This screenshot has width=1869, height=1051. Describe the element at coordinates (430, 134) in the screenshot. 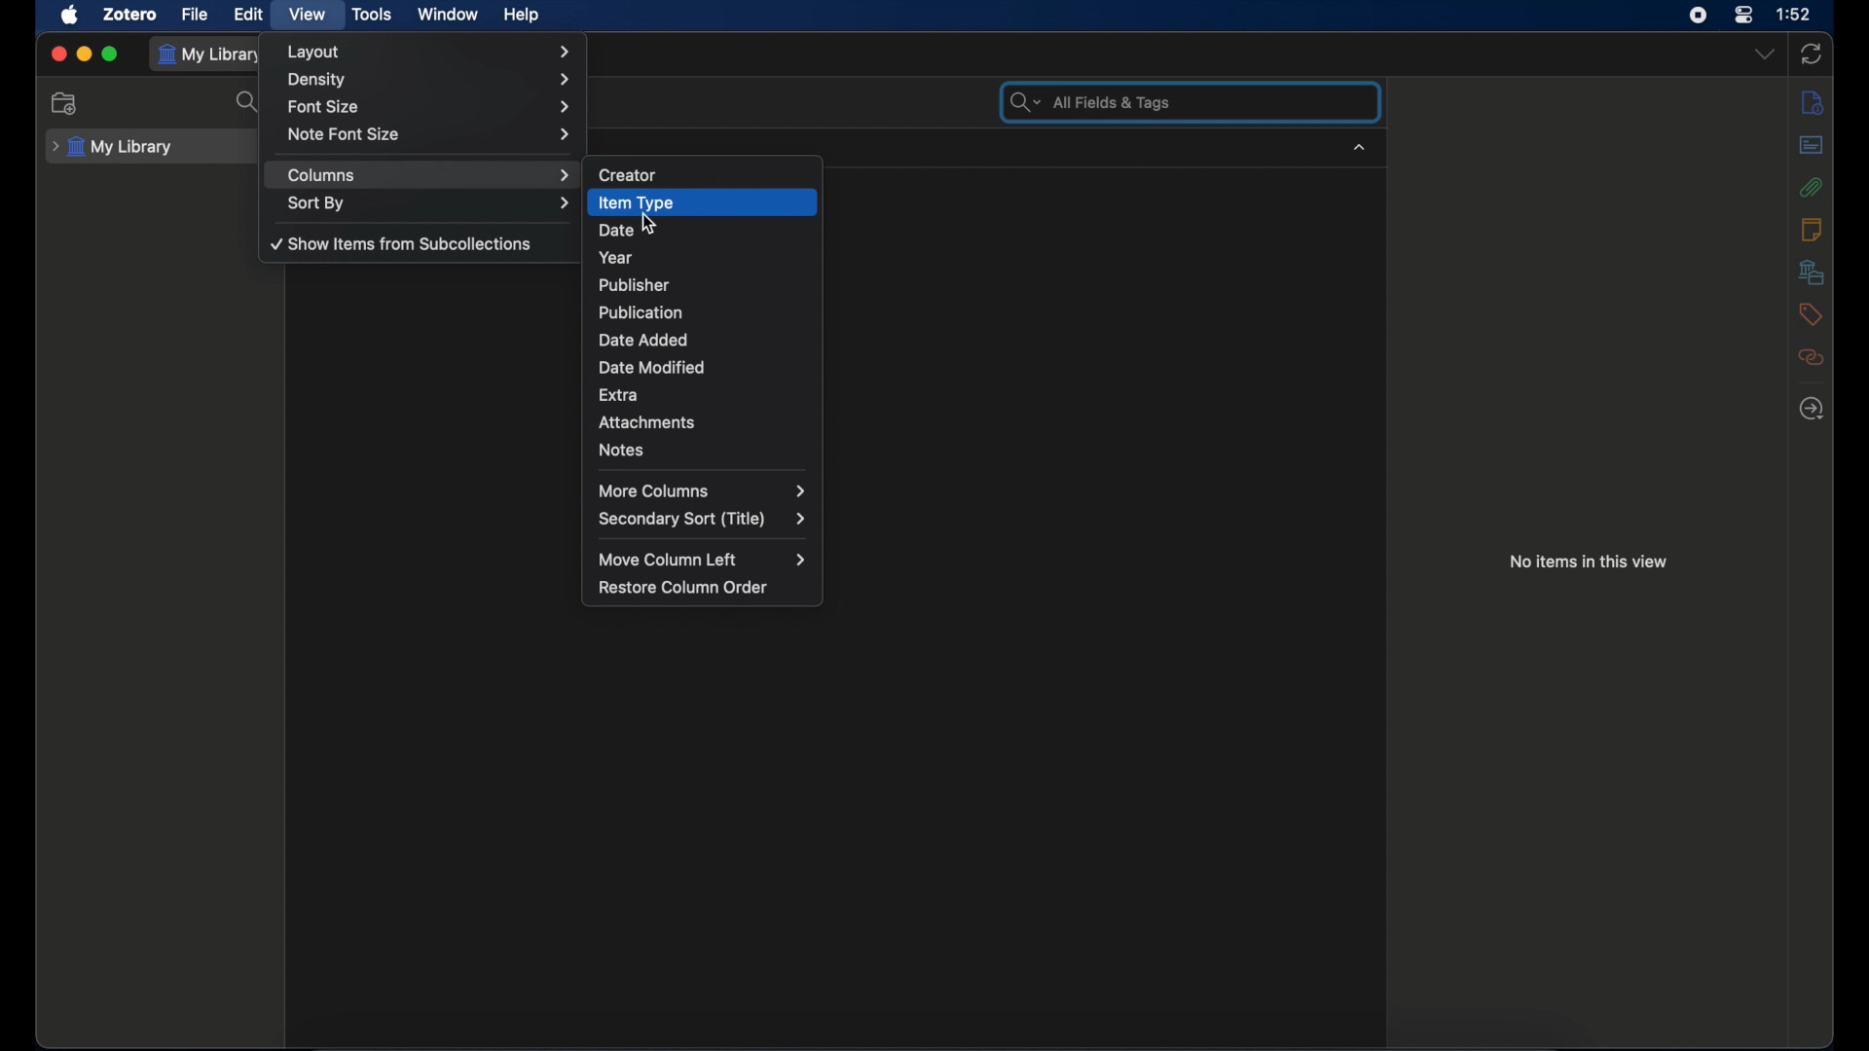

I see `note font size` at that location.